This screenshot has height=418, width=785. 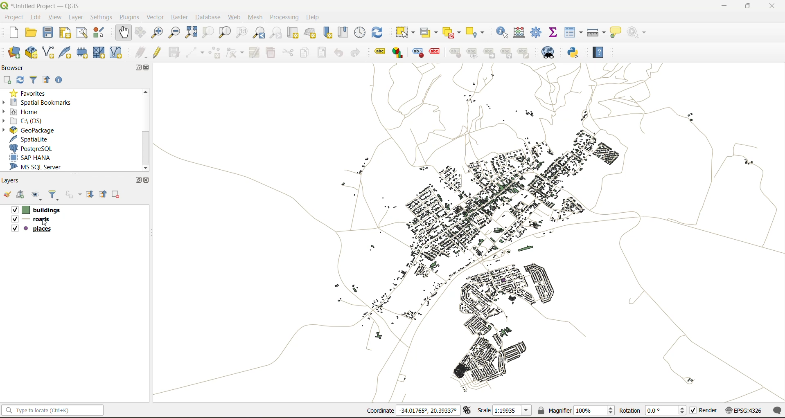 I want to click on expand all, so click(x=89, y=195).